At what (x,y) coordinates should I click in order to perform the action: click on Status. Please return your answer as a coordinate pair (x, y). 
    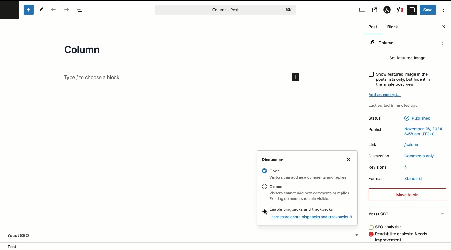
    Looking at the image, I should click on (377, 118).